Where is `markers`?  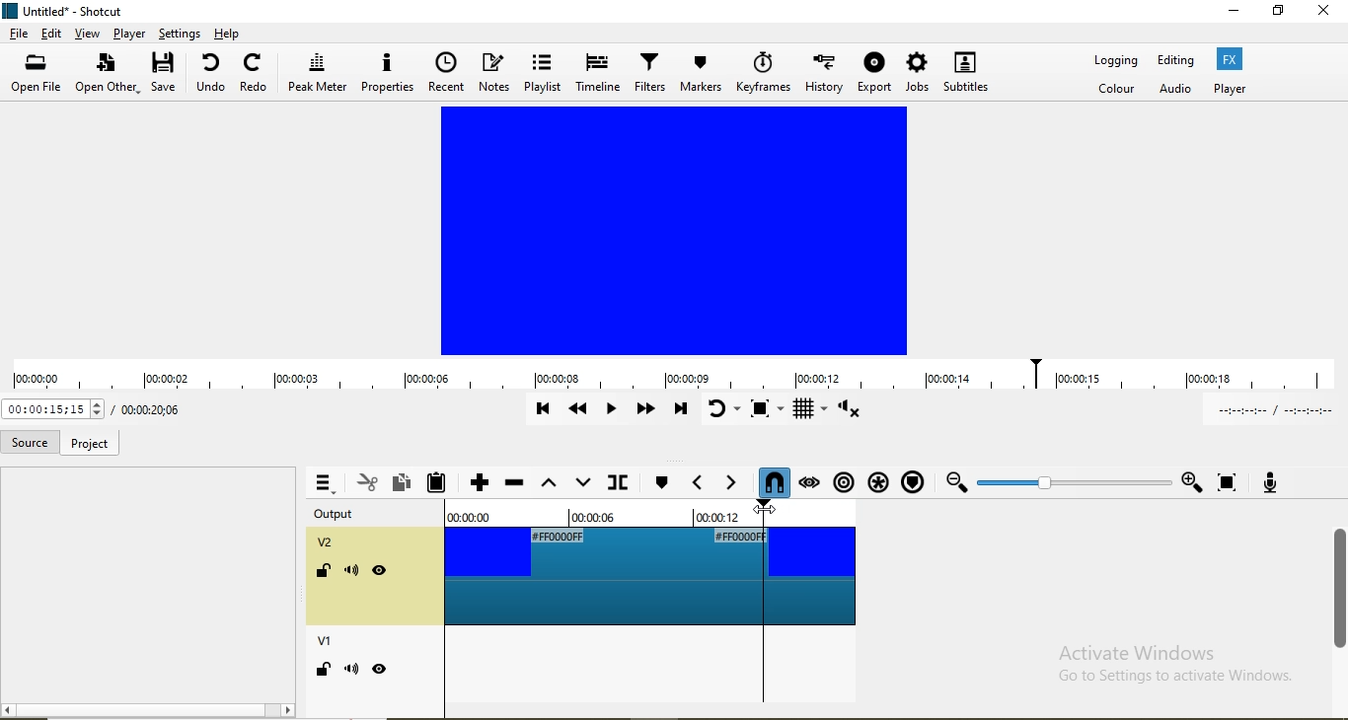
markers is located at coordinates (701, 73).